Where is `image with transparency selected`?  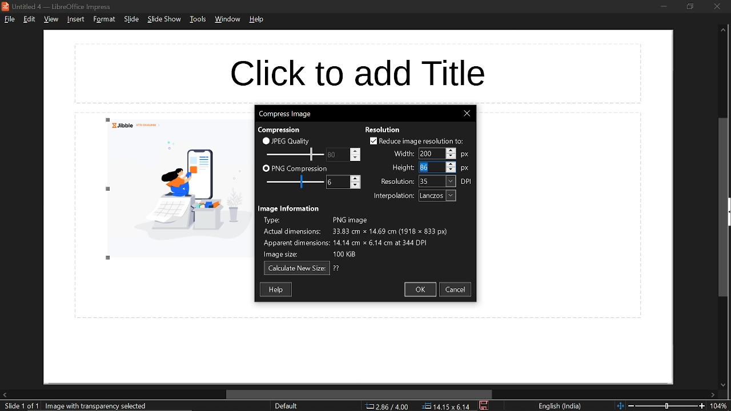 image with transparency selected is located at coordinates (99, 406).